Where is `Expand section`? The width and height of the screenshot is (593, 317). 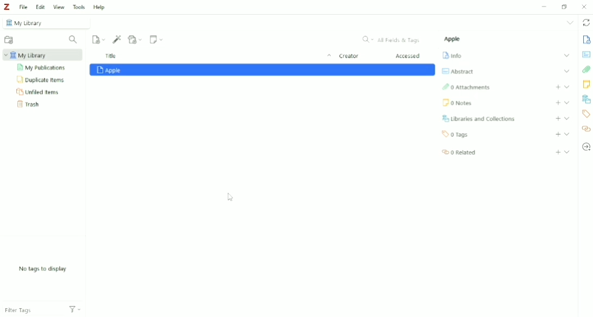
Expand section is located at coordinates (566, 86).